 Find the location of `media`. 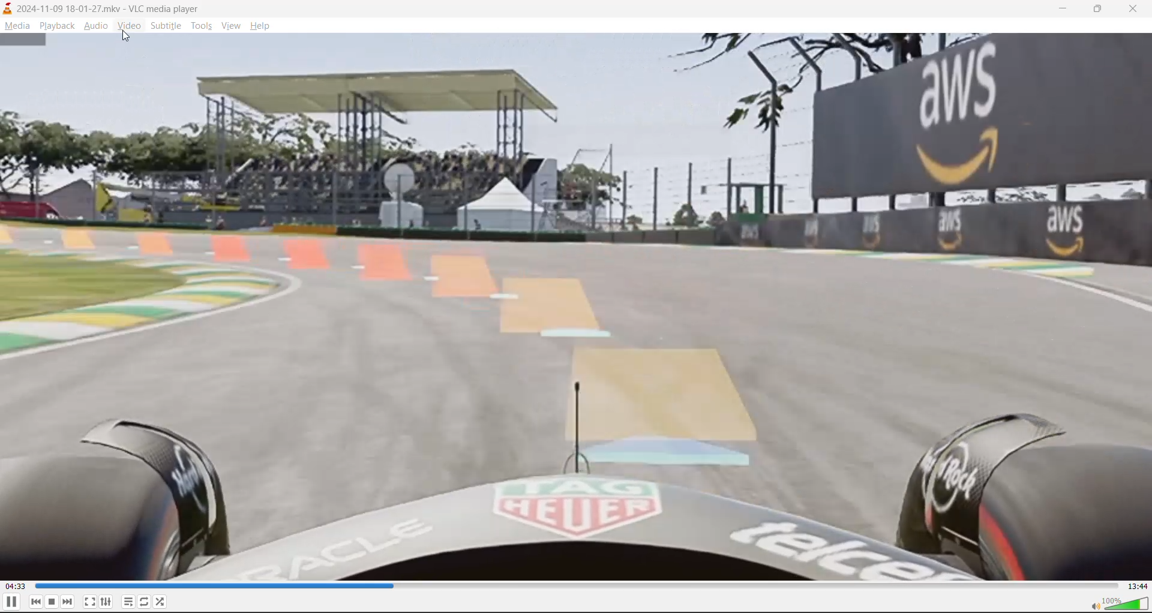

media is located at coordinates (16, 26).